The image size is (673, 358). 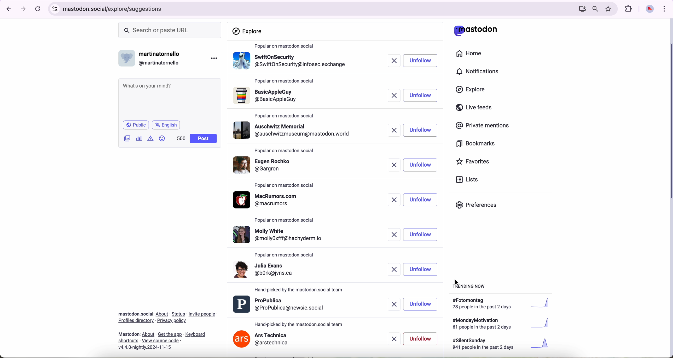 What do you see at coordinates (396, 339) in the screenshot?
I see `remove` at bounding box center [396, 339].